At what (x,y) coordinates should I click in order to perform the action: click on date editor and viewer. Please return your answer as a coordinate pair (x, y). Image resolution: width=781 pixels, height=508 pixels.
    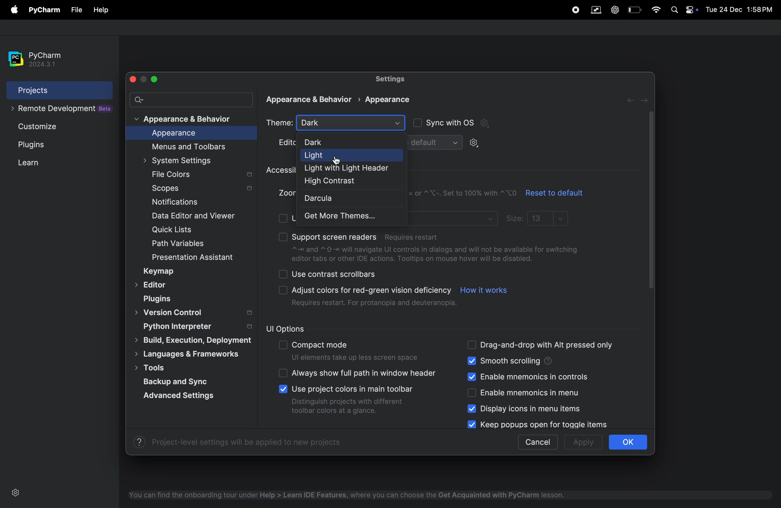
    Looking at the image, I should click on (193, 218).